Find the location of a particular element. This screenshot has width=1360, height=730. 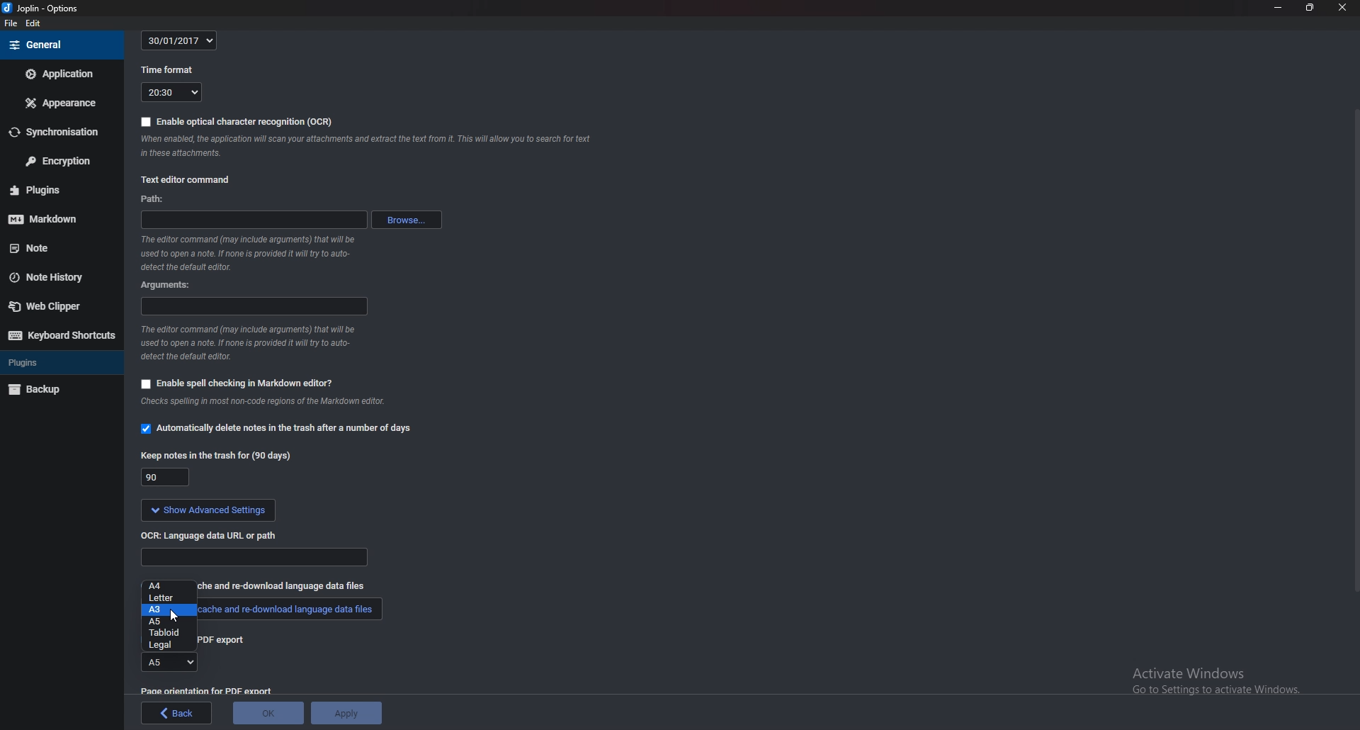

cursor is located at coordinates (174, 614).